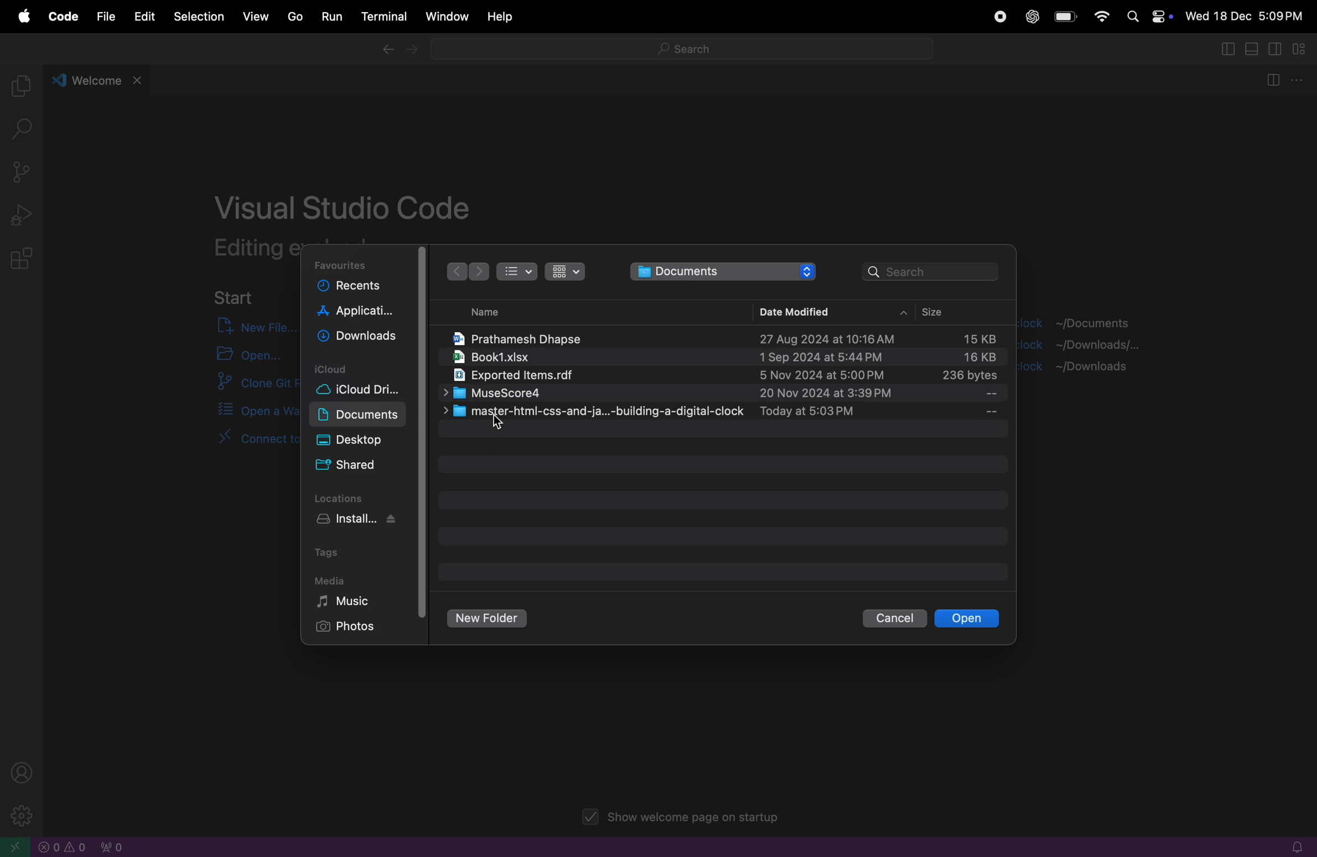  I want to click on date modified, so click(792, 311).